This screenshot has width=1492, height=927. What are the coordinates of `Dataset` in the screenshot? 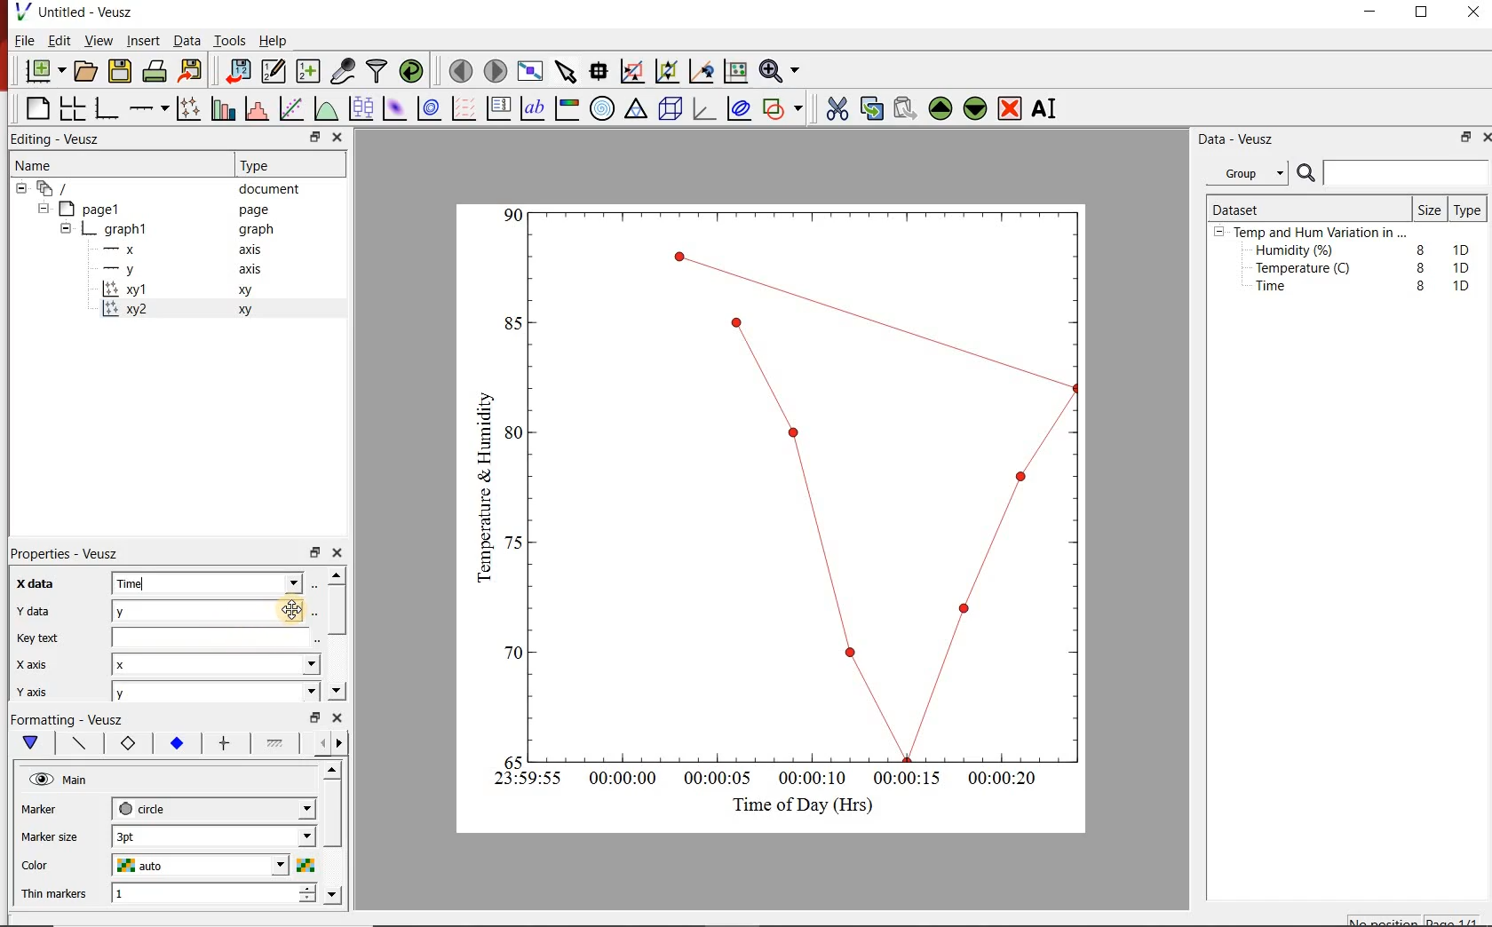 It's located at (1243, 207).